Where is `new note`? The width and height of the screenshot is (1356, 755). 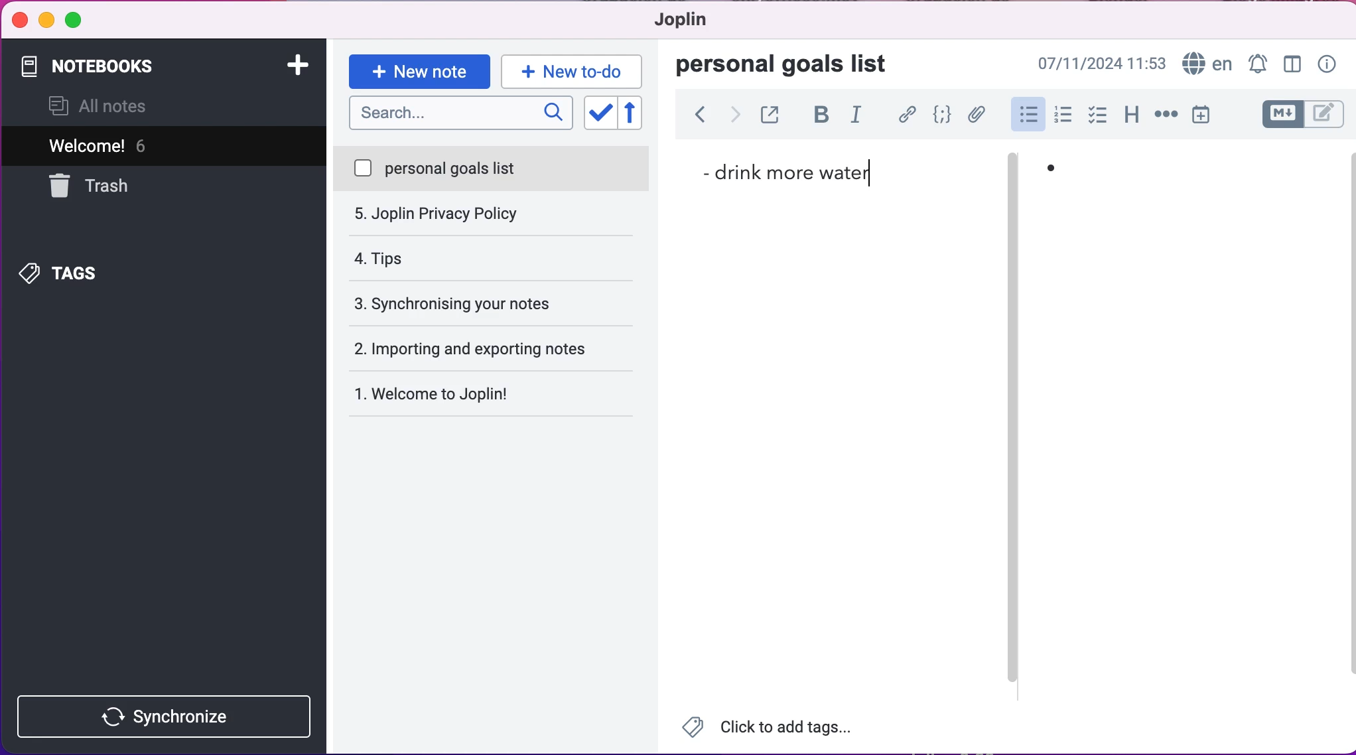 new note is located at coordinates (419, 70).